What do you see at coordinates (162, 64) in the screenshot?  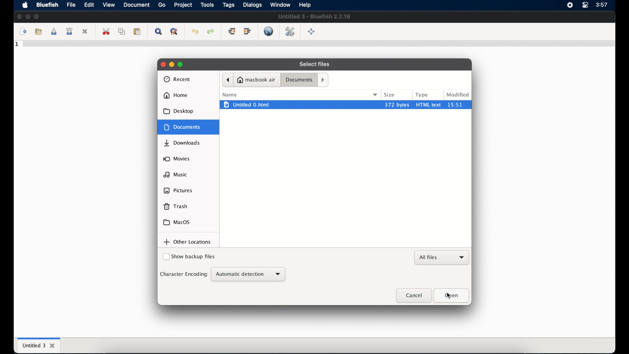 I see `close` at bounding box center [162, 64].